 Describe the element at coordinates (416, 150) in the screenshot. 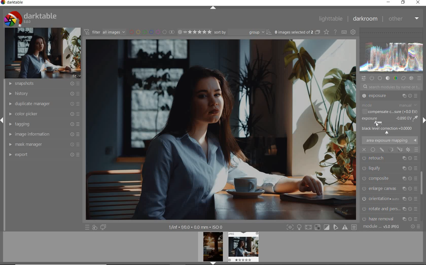

I see `blending options` at that location.